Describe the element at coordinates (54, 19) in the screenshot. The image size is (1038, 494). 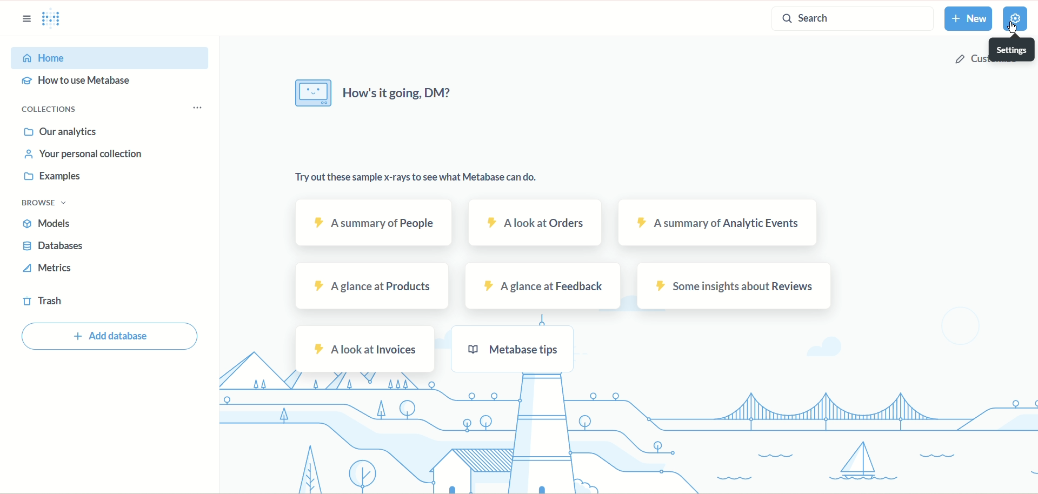
I see `logo` at that location.